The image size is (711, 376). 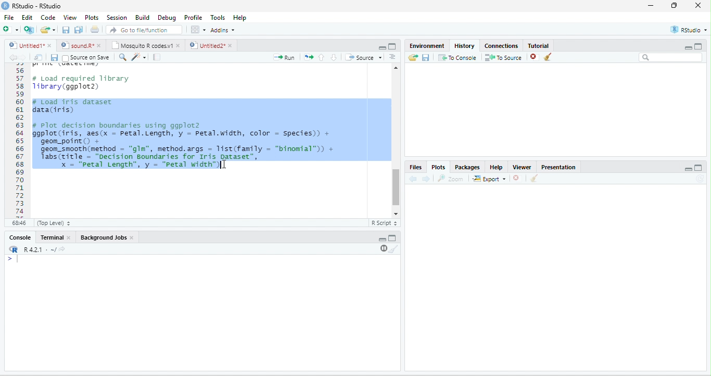 I want to click on start typing, so click(x=15, y=259).